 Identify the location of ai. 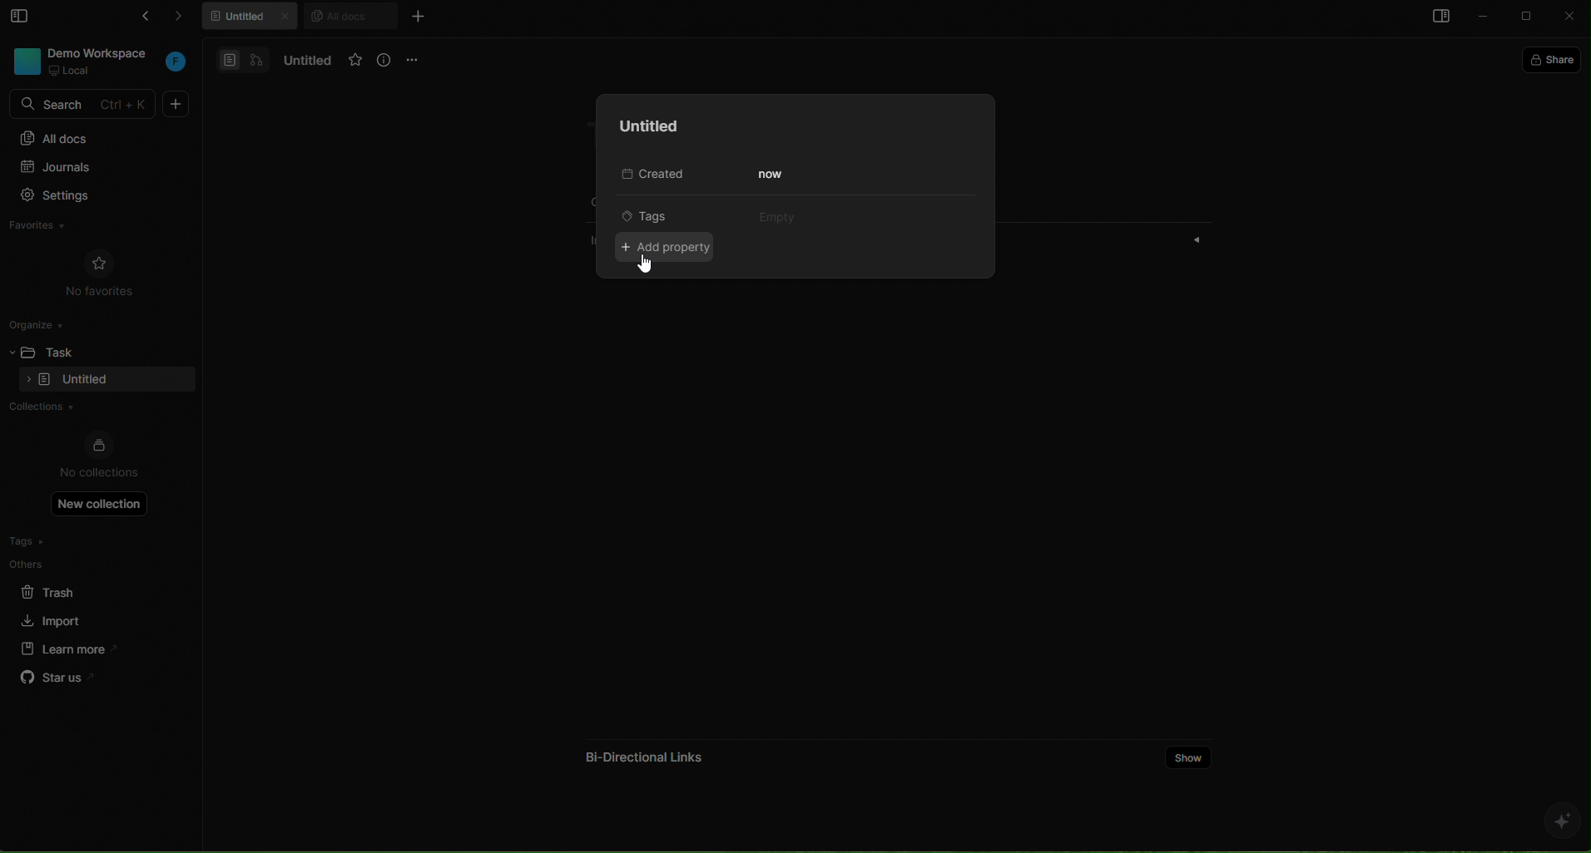
(1561, 821).